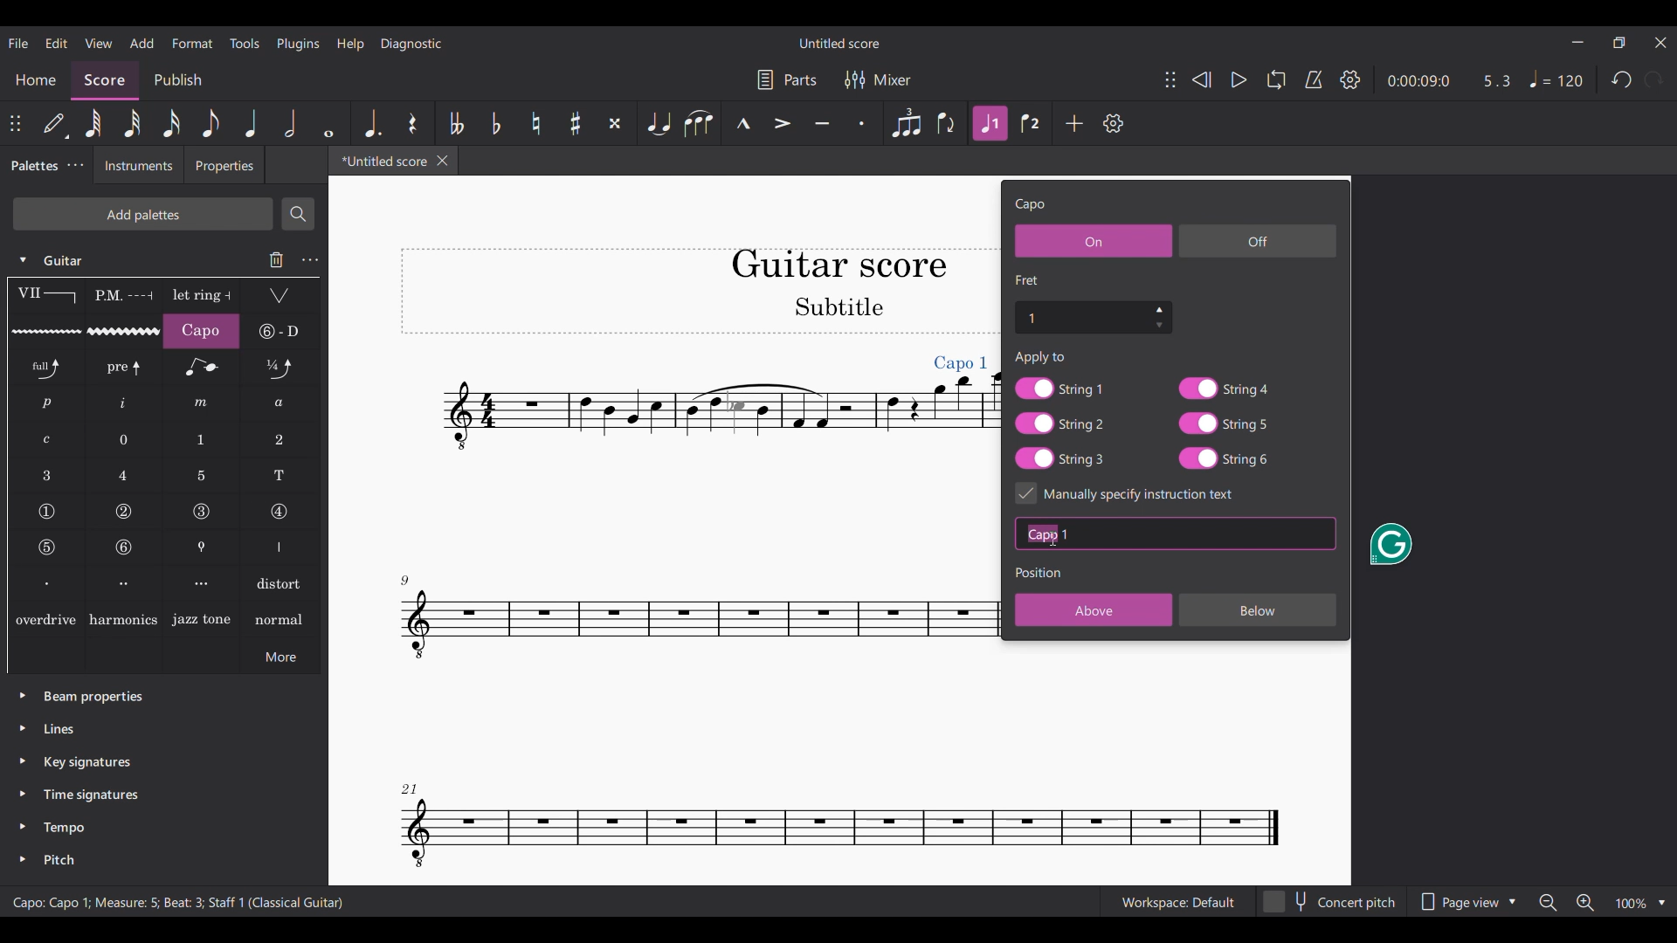 The height and width of the screenshot is (943, 1677). What do you see at coordinates (47, 403) in the screenshot?
I see `RH guitar fingering p` at bounding box center [47, 403].